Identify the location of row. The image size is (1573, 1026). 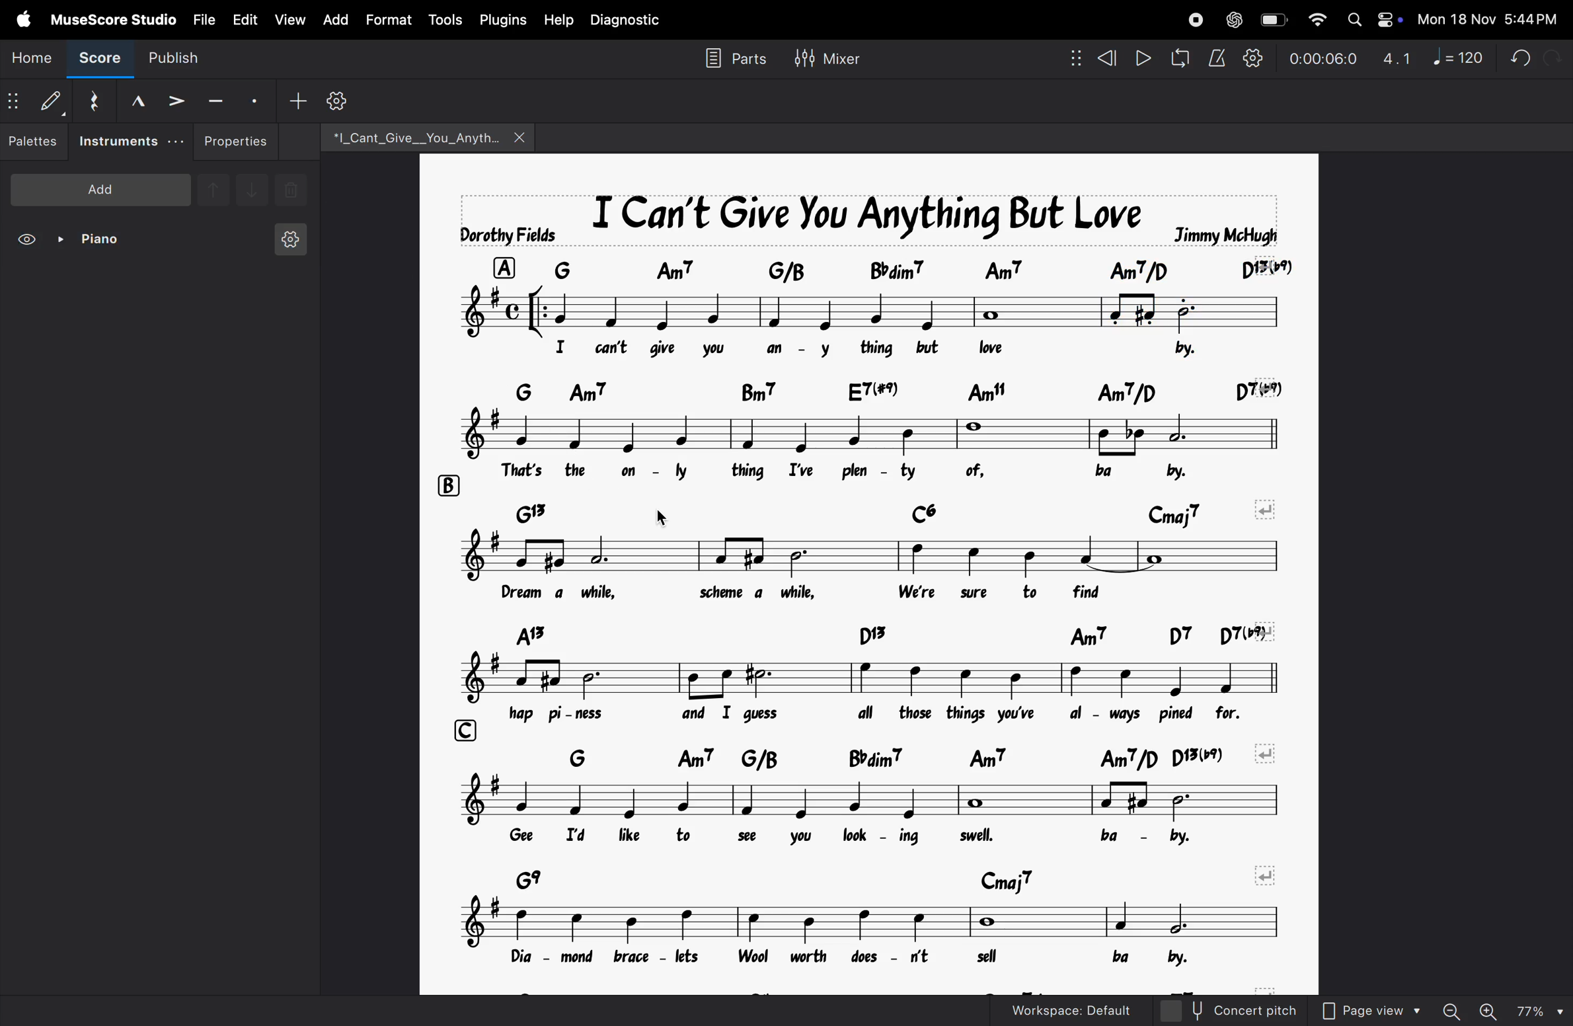
(521, 391).